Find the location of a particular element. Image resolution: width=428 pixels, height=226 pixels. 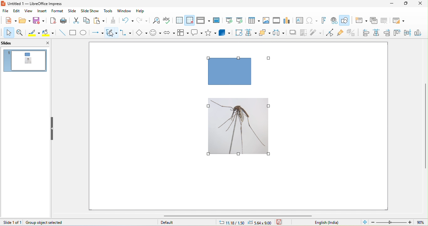

position changed to center is located at coordinates (237, 105).